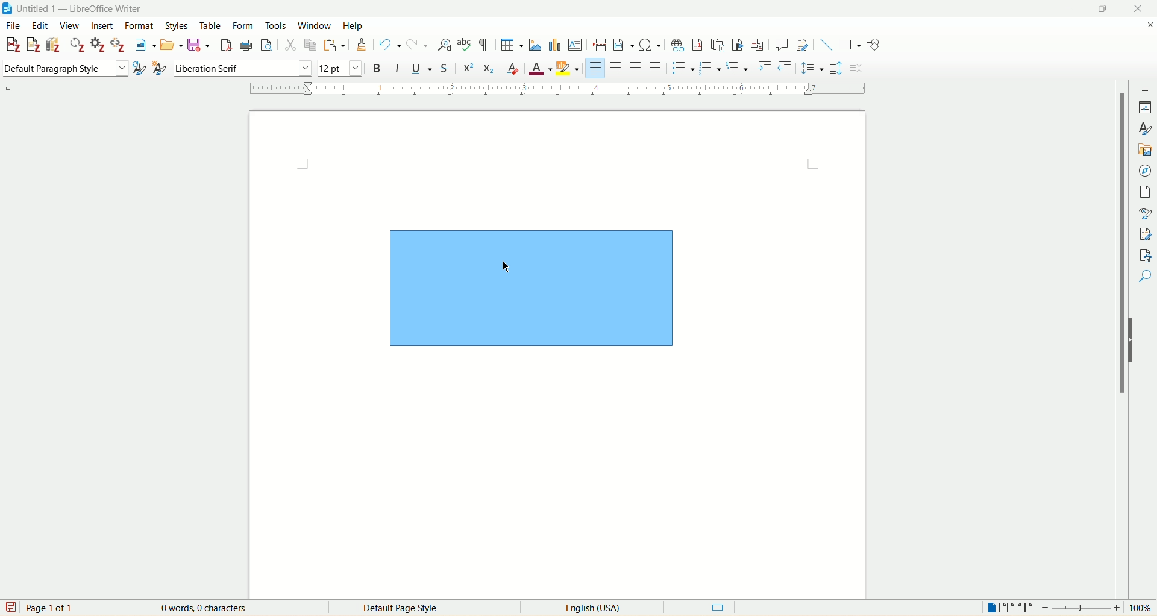 This screenshot has height=616, width=1157. I want to click on book view, so click(1027, 609).